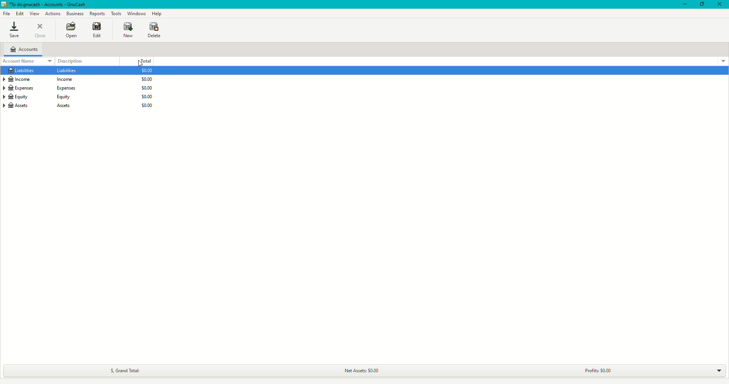 This screenshot has height=384, width=729. What do you see at coordinates (719, 370) in the screenshot?
I see `Drop Down` at bounding box center [719, 370].